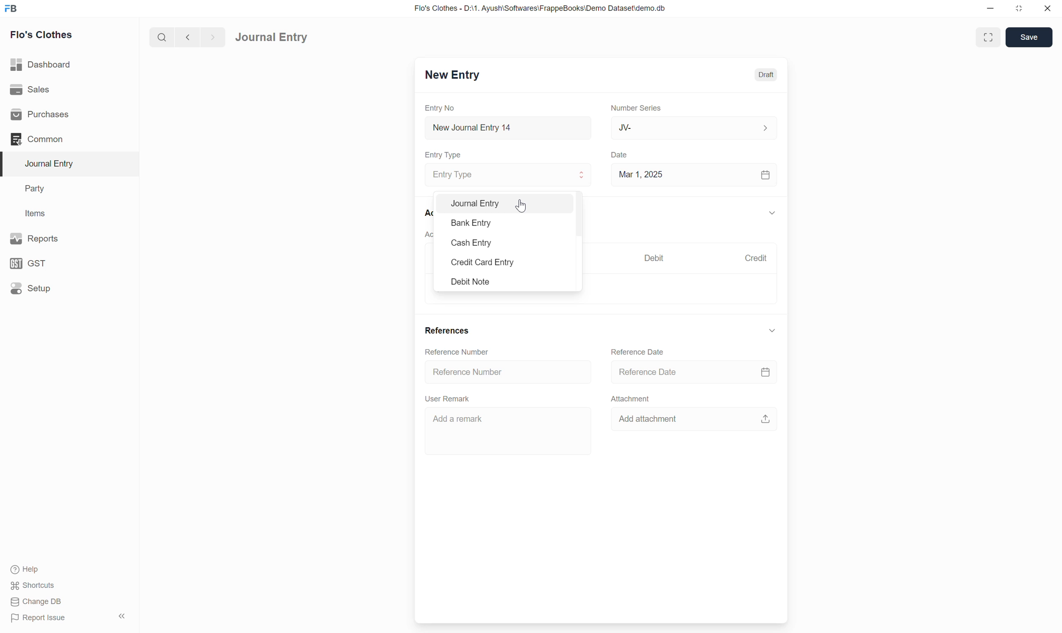 The width and height of the screenshot is (1062, 633). What do you see at coordinates (475, 223) in the screenshot?
I see `Bank Entry` at bounding box center [475, 223].